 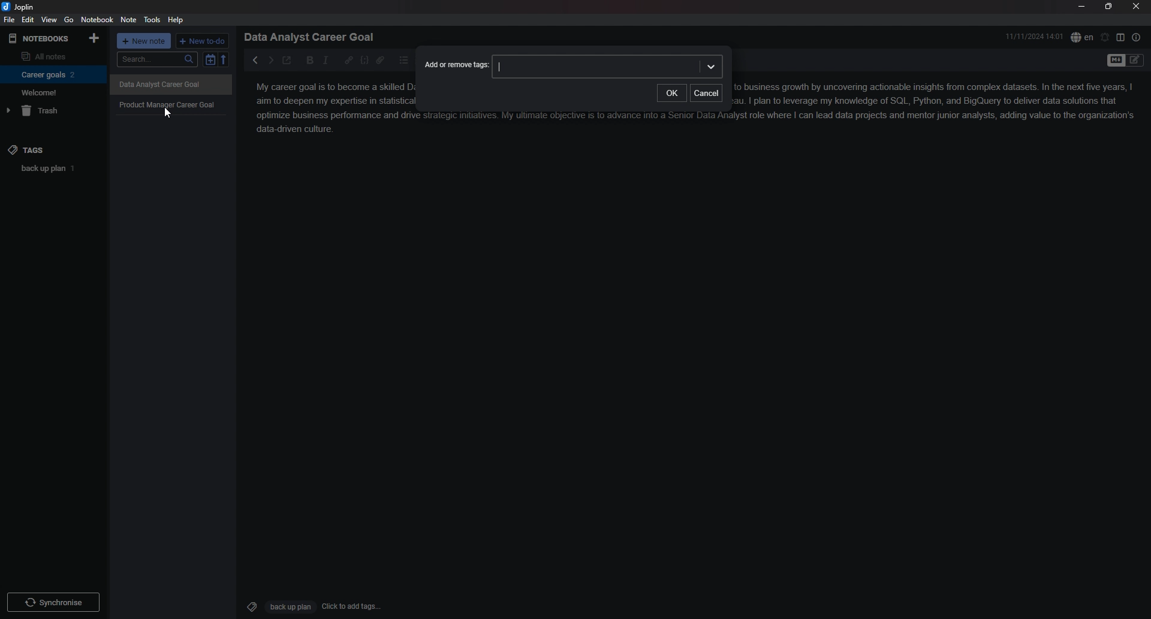 What do you see at coordinates (673, 92) in the screenshot?
I see `ok` at bounding box center [673, 92].